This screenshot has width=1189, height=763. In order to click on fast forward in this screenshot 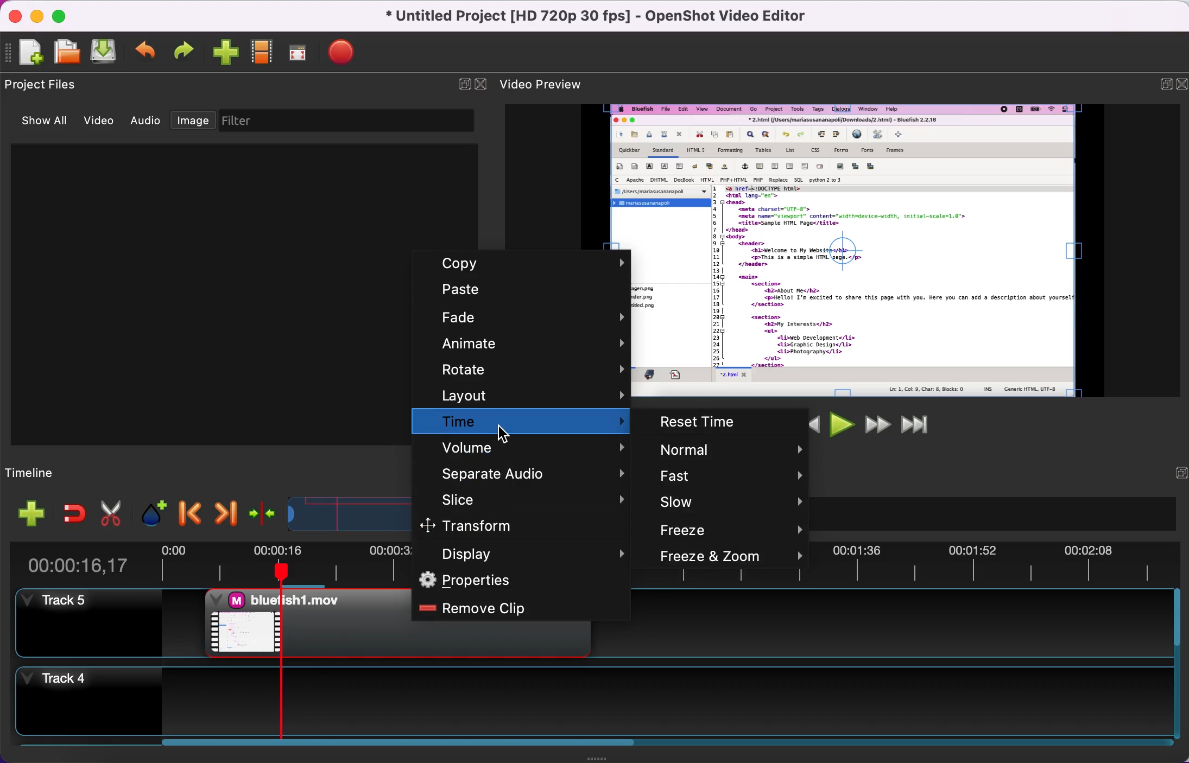, I will do `click(875, 424)`.